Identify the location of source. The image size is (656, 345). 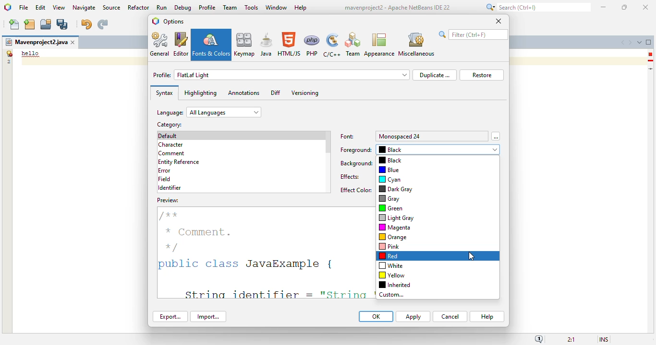
(111, 8).